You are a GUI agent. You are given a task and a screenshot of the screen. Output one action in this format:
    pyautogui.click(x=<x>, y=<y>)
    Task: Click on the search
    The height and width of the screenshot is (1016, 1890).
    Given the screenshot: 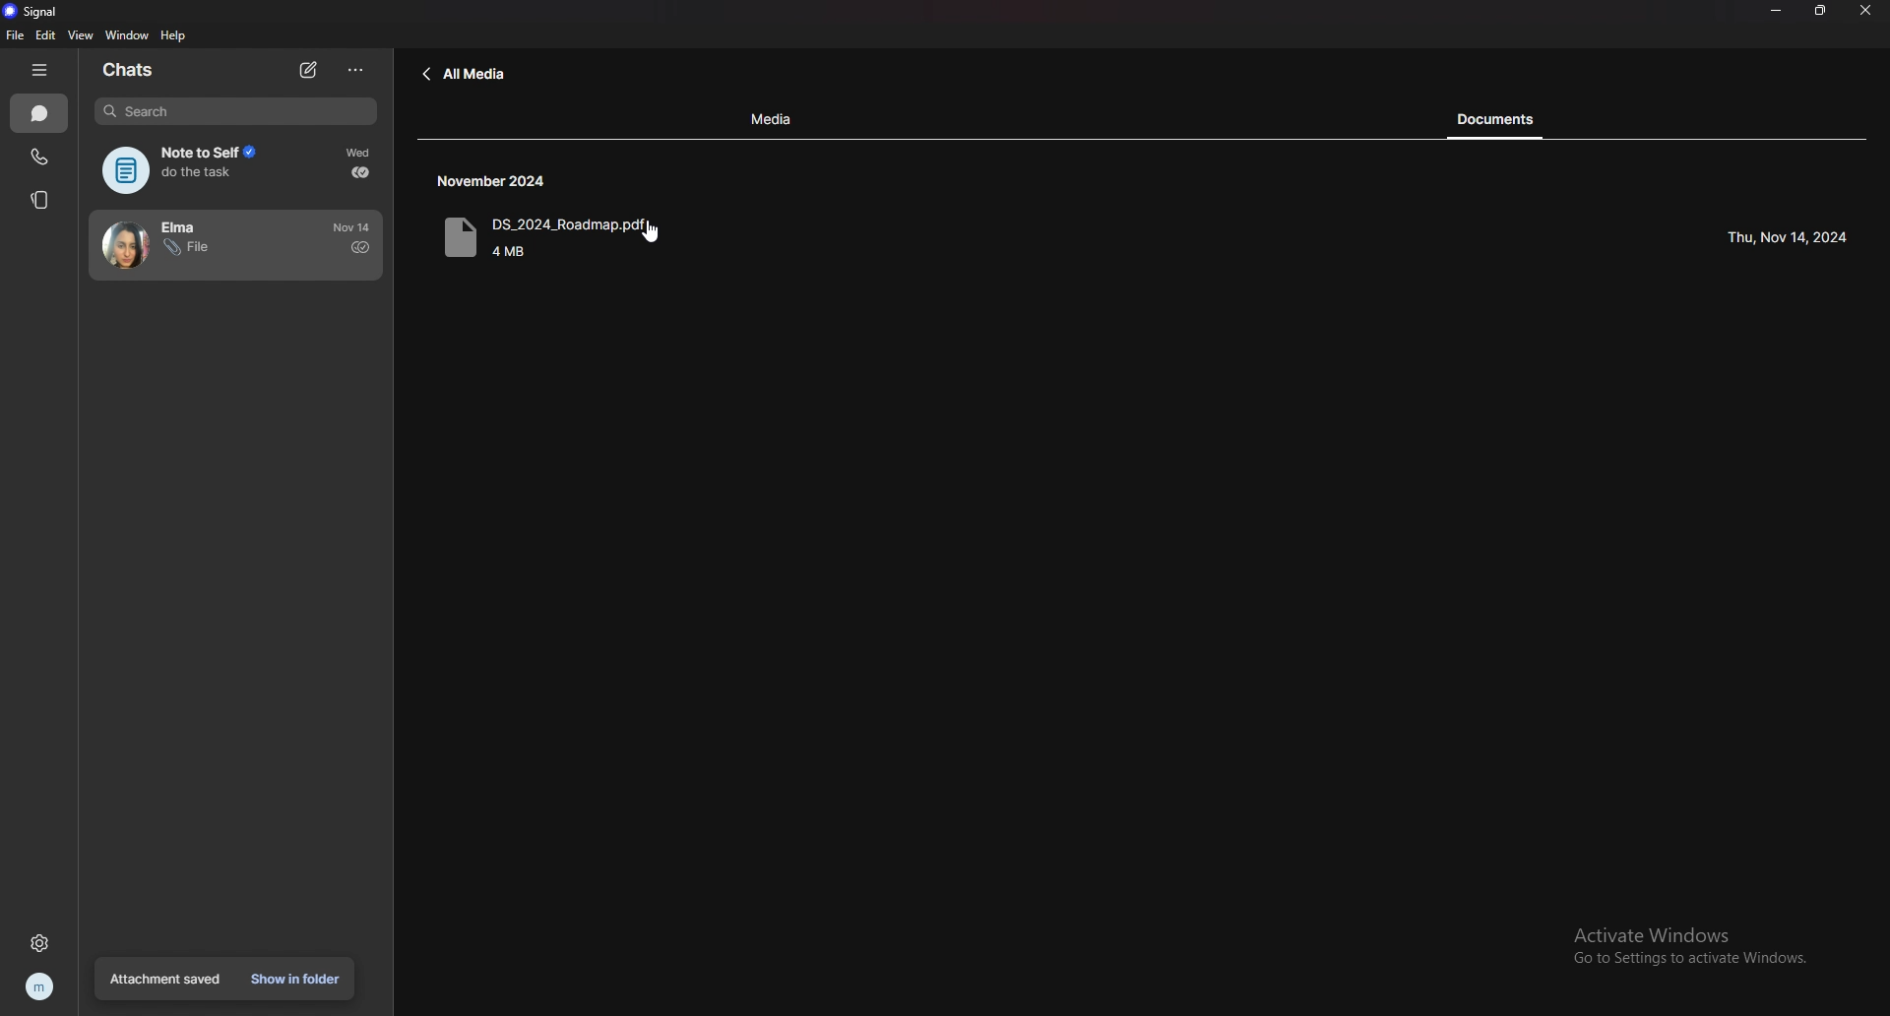 What is the action you would take?
    pyautogui.click(x=236, y=111)
    